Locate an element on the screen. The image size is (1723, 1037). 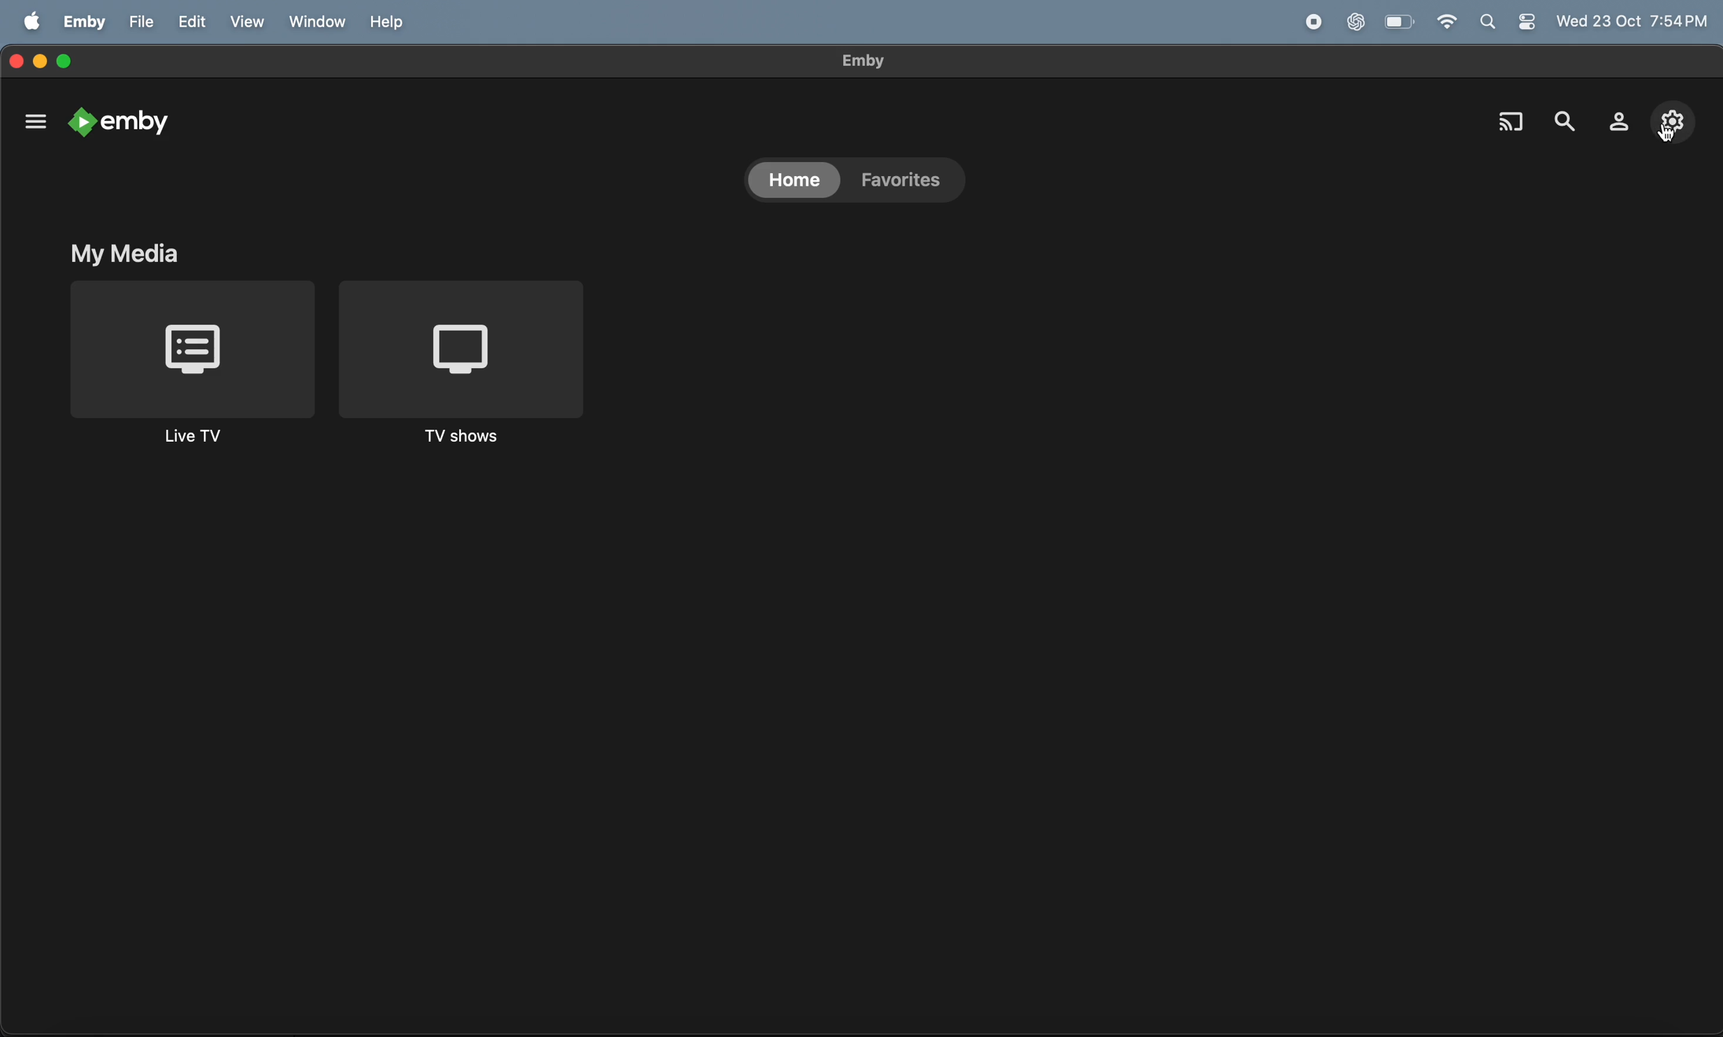
tv shows is located at coordinates (459, 368).